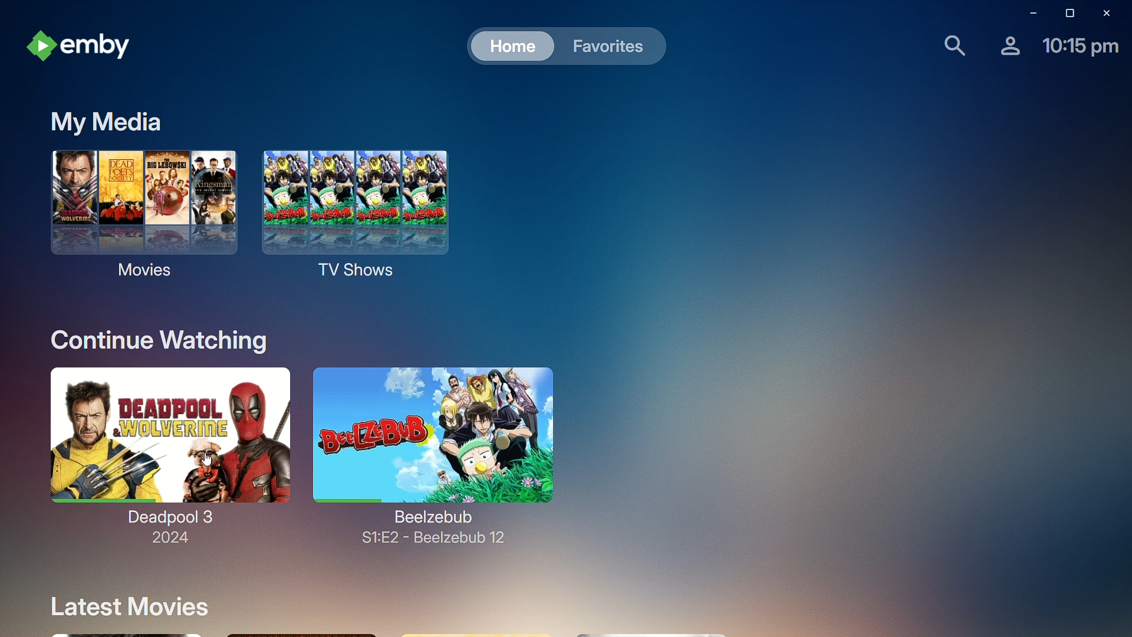 This screenshot has height=637, width=1132. Describe the element at coordinates (79, 48) in the screenshot. I see `emby` at that location.